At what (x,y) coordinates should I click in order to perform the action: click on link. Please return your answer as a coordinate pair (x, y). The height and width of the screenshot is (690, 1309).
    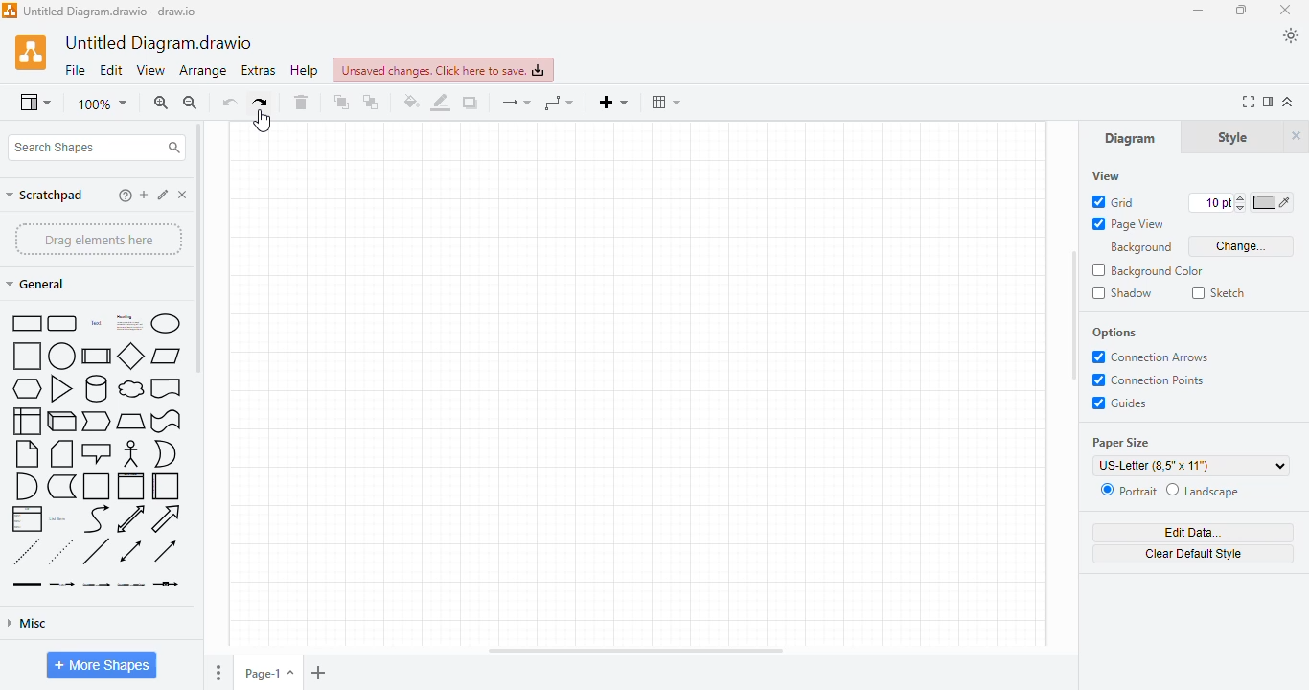
    Looking at the image, I should click on (27, 584).